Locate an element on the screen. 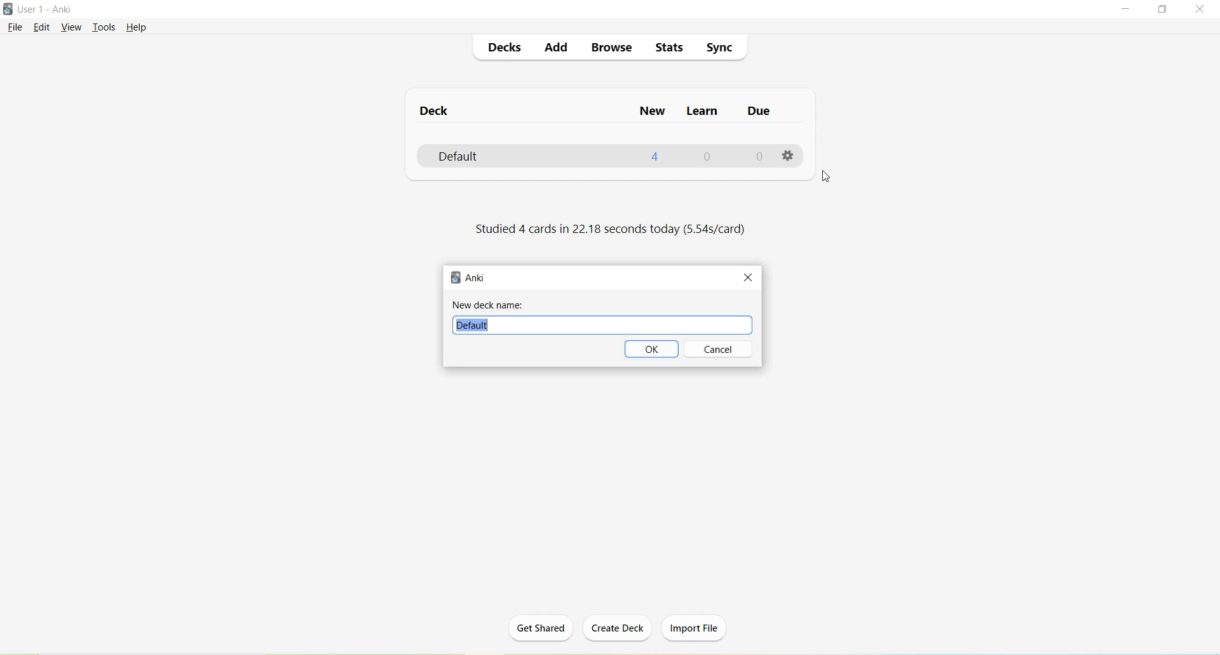 The image size is (1220, 655). Due is located at coordinates (757, 113).